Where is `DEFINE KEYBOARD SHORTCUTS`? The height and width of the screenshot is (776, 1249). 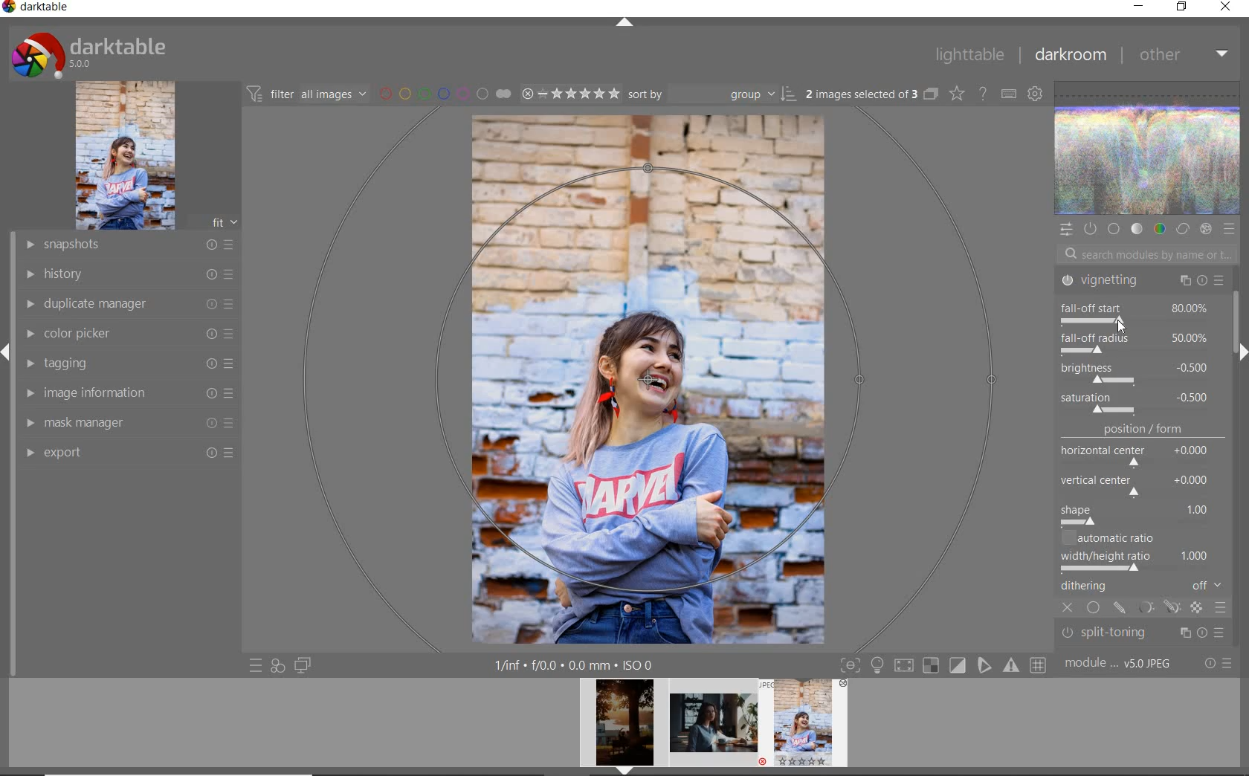 DEFINE KEYBOARD SHORTCUTS is located at coordinates (1008, 94).